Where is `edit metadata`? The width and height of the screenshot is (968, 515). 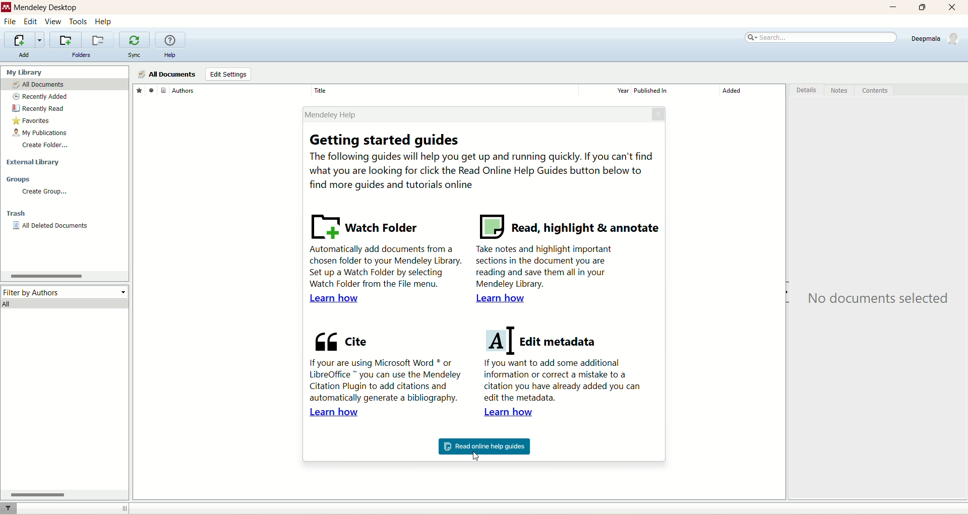
edit metadata is located at coordinates (543, 341).